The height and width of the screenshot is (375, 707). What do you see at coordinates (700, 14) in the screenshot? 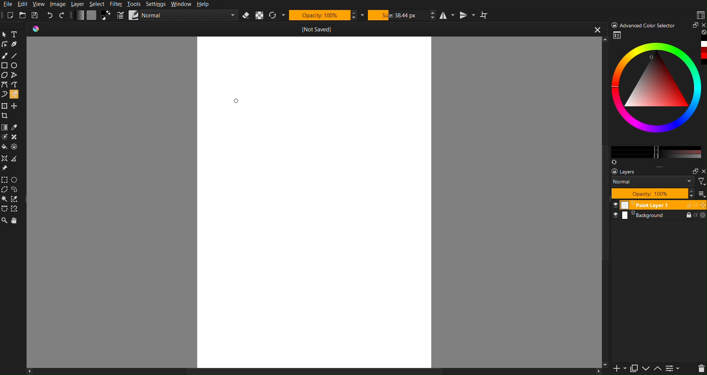
I see `Workspaces` at bounding box center [700, 14].